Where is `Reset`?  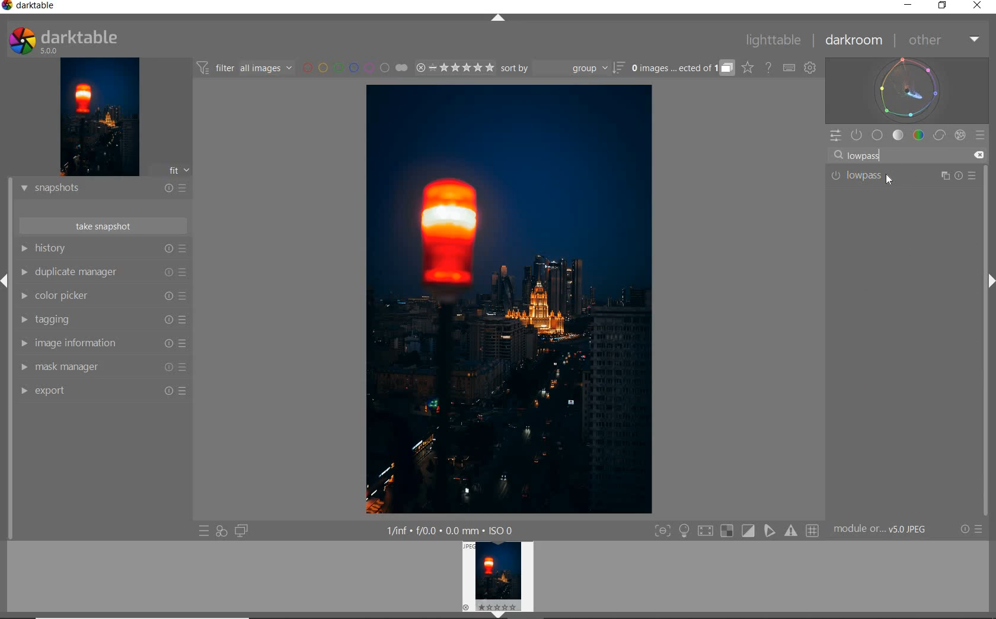
Reset is located at coordinates (167, 297).